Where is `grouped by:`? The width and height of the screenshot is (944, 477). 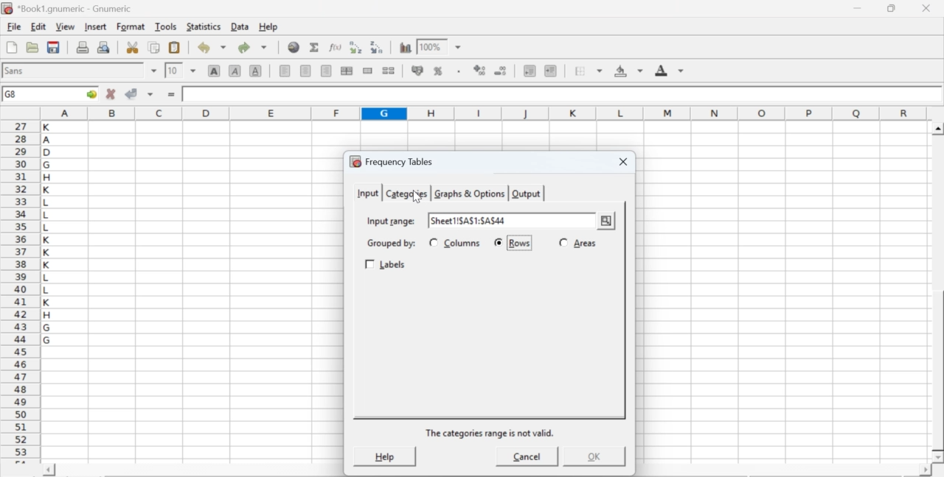
grouped by: is located at coordinates (390, 244).